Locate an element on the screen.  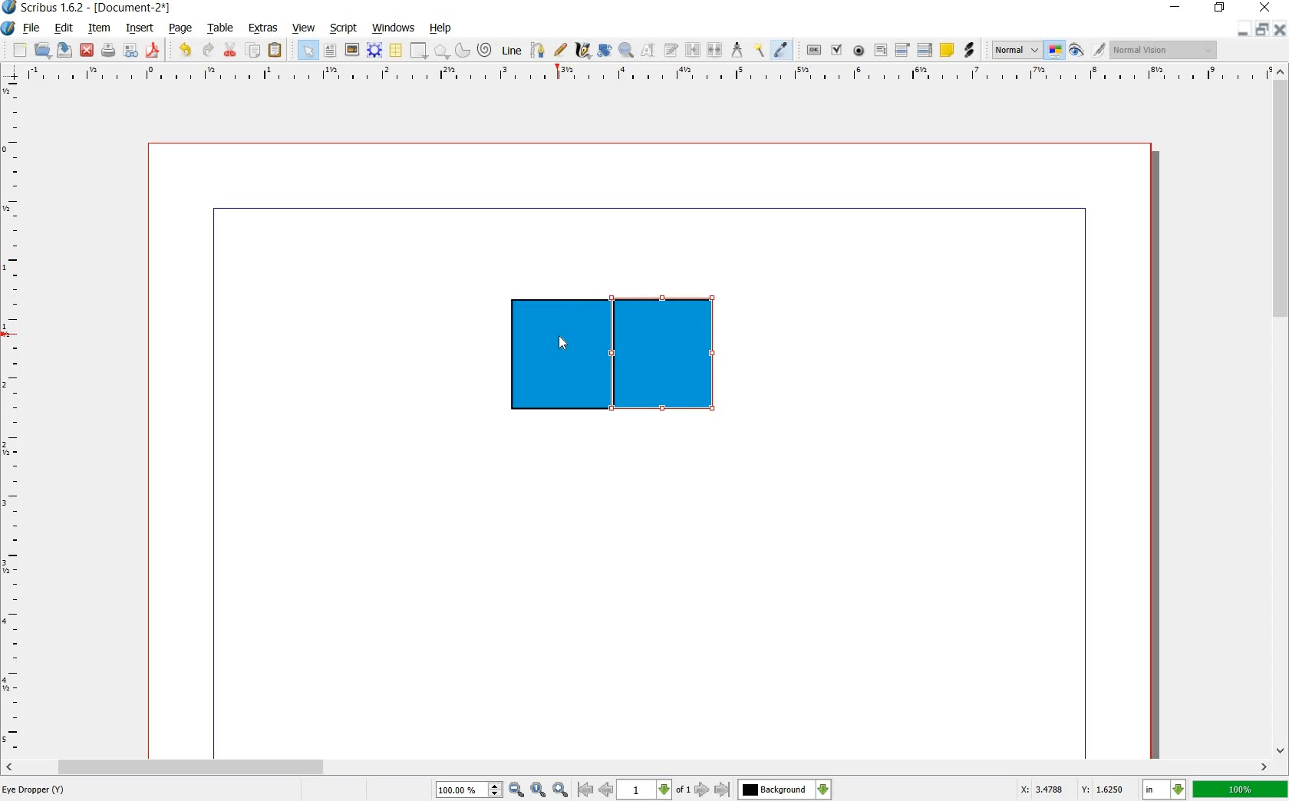
undo is located at coordinates (185, 51).